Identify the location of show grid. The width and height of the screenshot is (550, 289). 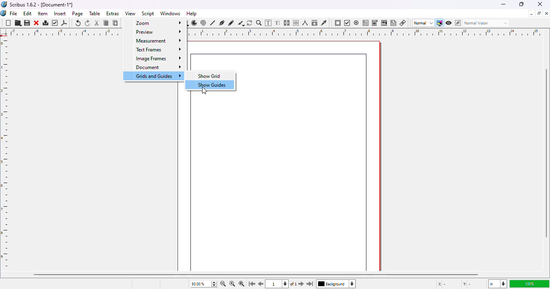
(209, 75).